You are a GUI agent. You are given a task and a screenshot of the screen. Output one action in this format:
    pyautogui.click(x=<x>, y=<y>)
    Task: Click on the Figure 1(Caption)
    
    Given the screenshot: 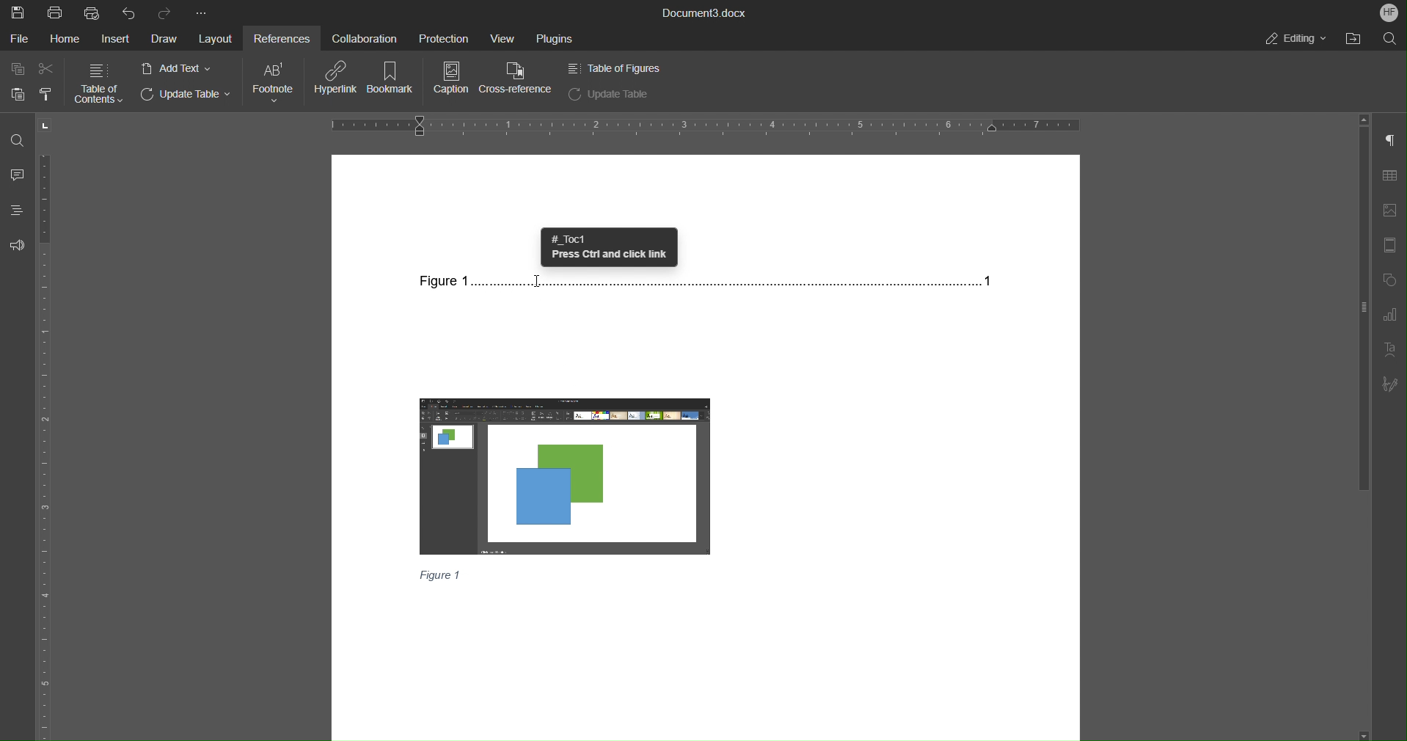 What is the action you would take?
    pyautogui.click(x=441, y=574)
    